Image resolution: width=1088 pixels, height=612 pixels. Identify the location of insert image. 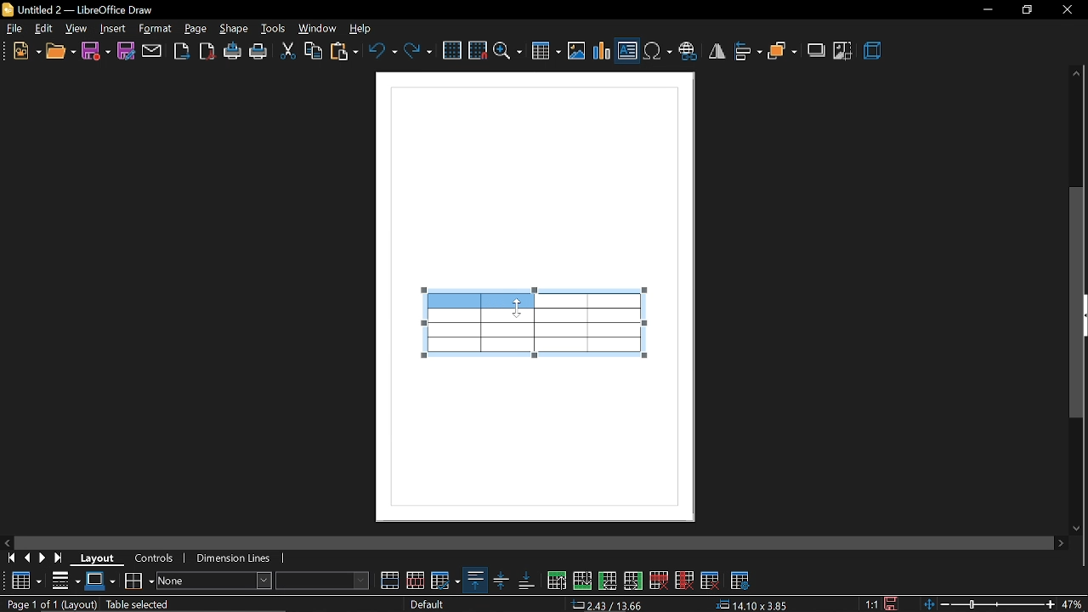
(575, 49).